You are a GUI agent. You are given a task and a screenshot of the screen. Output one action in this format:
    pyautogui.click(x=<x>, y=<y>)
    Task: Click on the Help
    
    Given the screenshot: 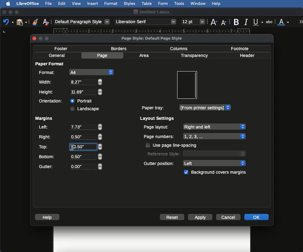 What is the action you would take?
    pyautogui.click(x=216, y=4)
    